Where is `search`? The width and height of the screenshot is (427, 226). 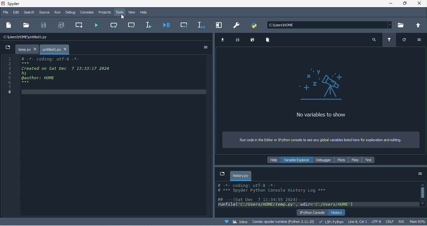 search is located at coordinates (374, 41).